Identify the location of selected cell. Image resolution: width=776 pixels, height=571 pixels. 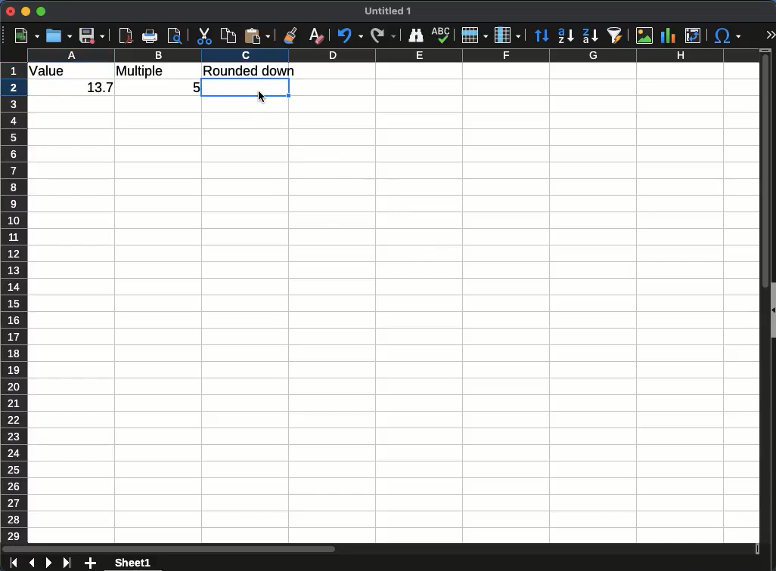
(247, 88).